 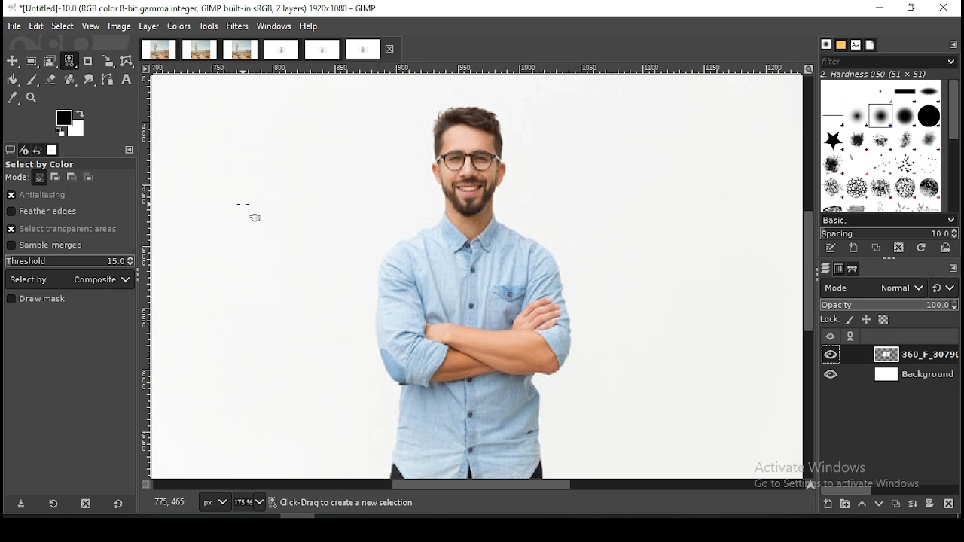 What do you see at coordinates (130, 149) in the screenshot?
I see `configure this tab` at bounding box center [130, 149].